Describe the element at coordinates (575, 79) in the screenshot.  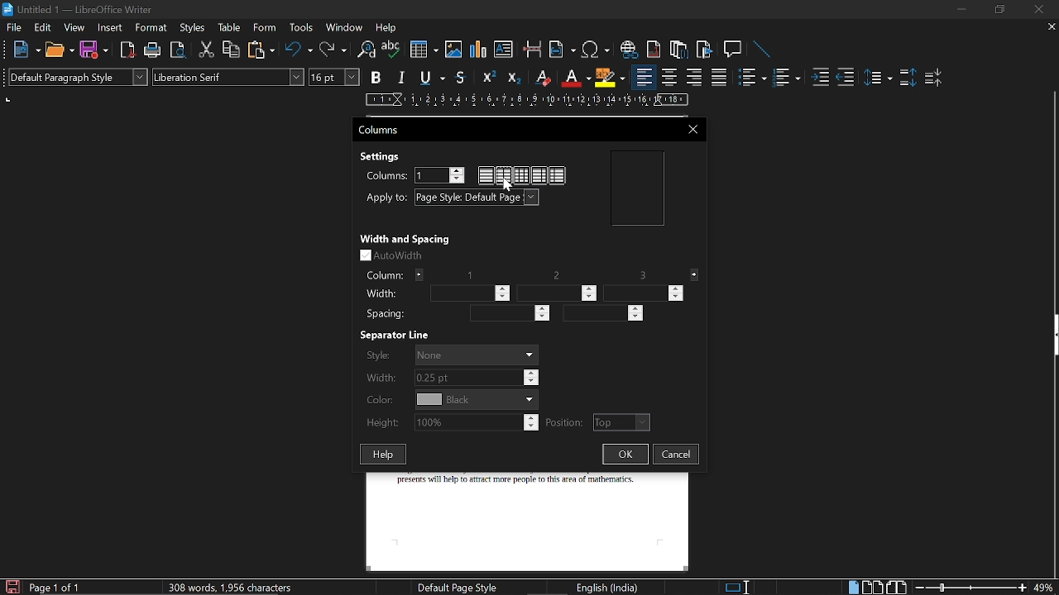
I see `Underline` at that location.